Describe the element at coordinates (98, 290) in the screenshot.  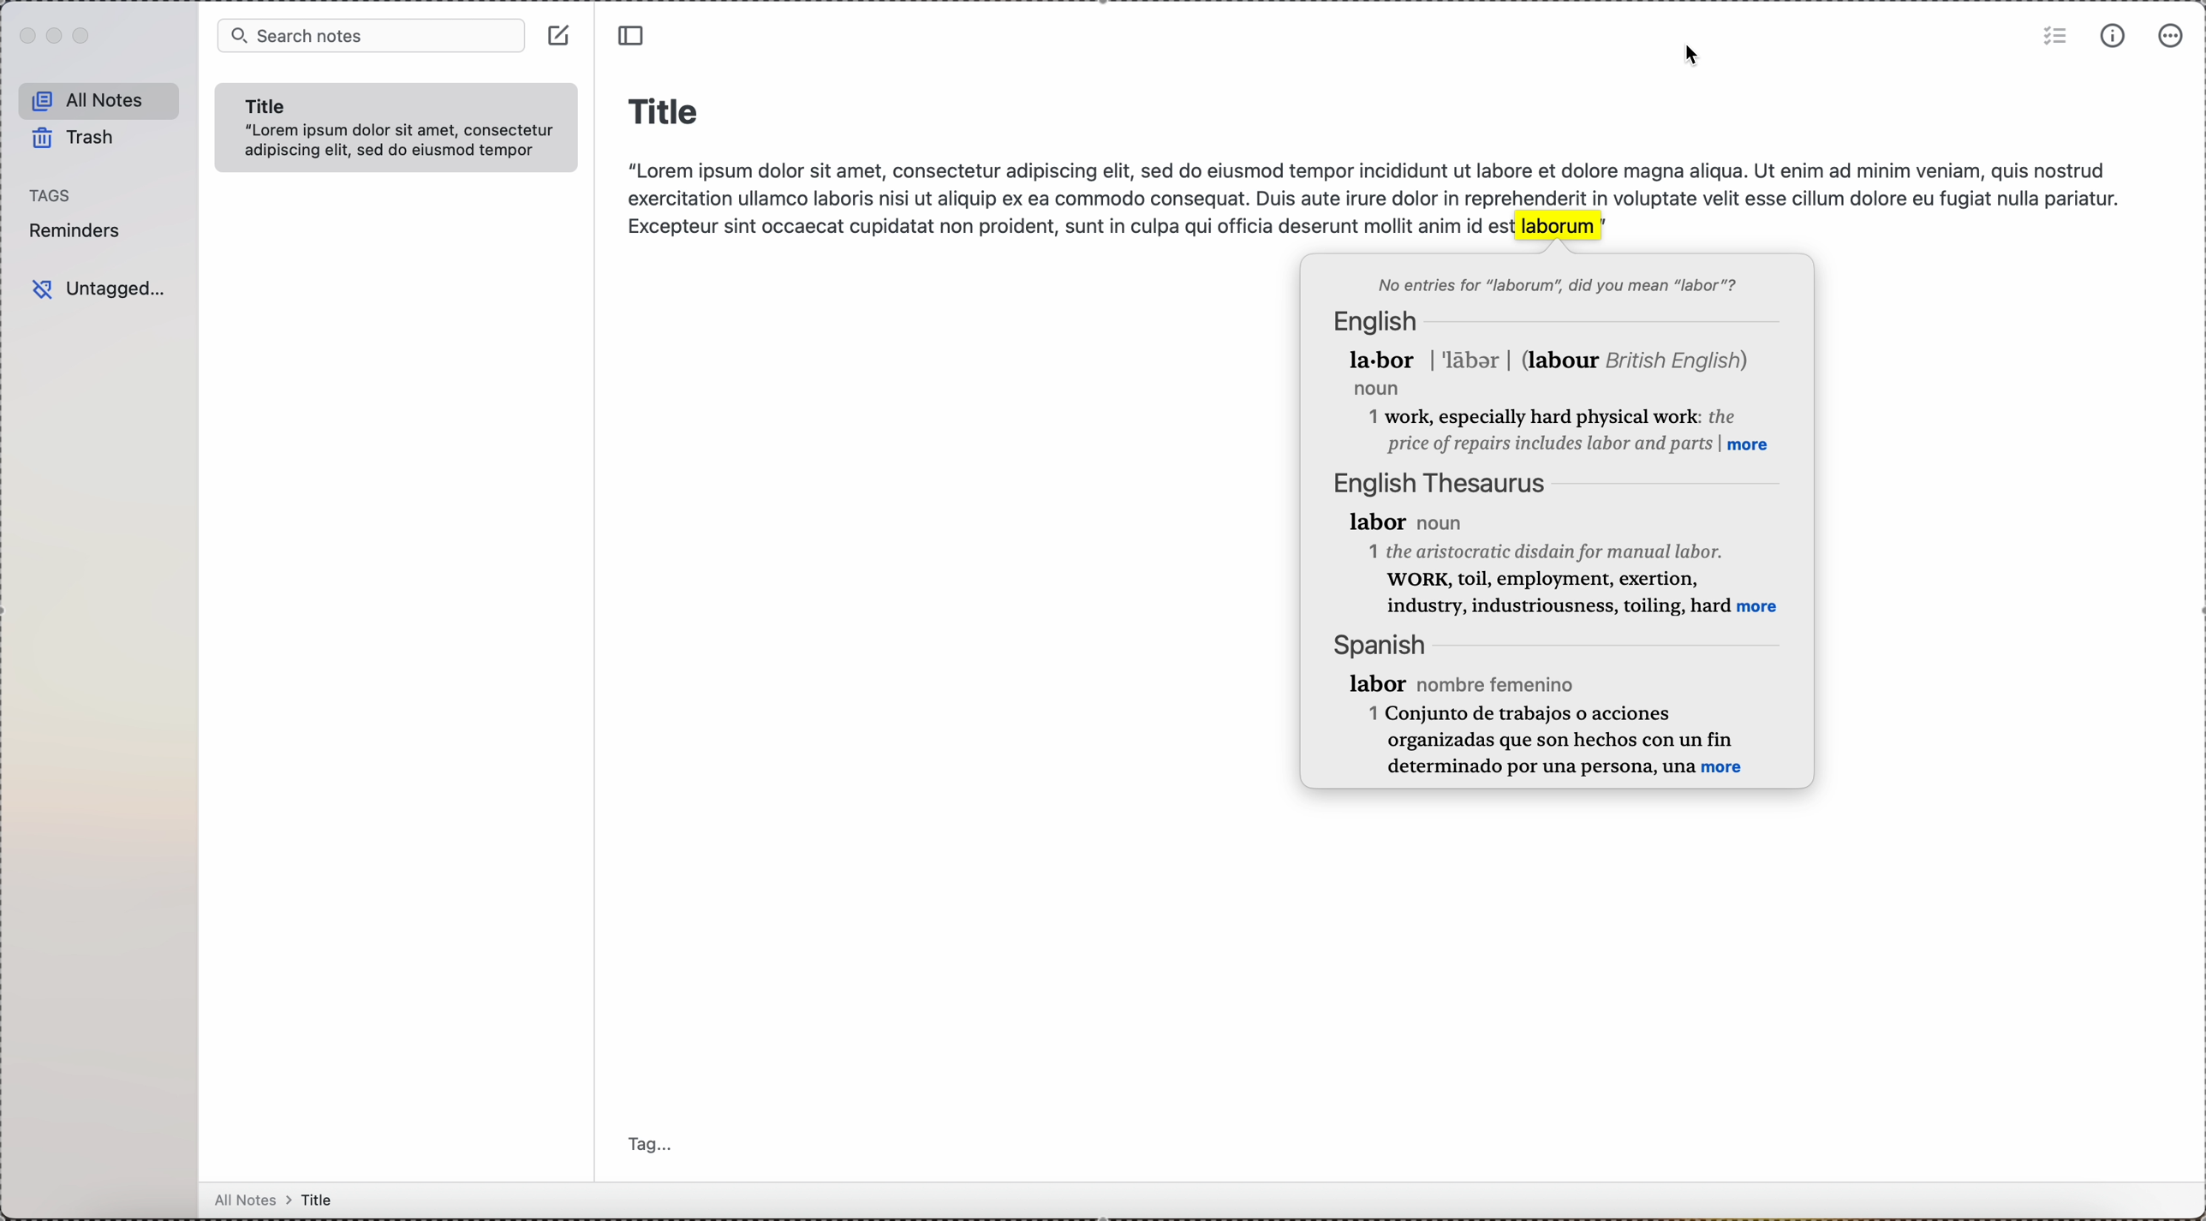
I see `untagged` at that location.